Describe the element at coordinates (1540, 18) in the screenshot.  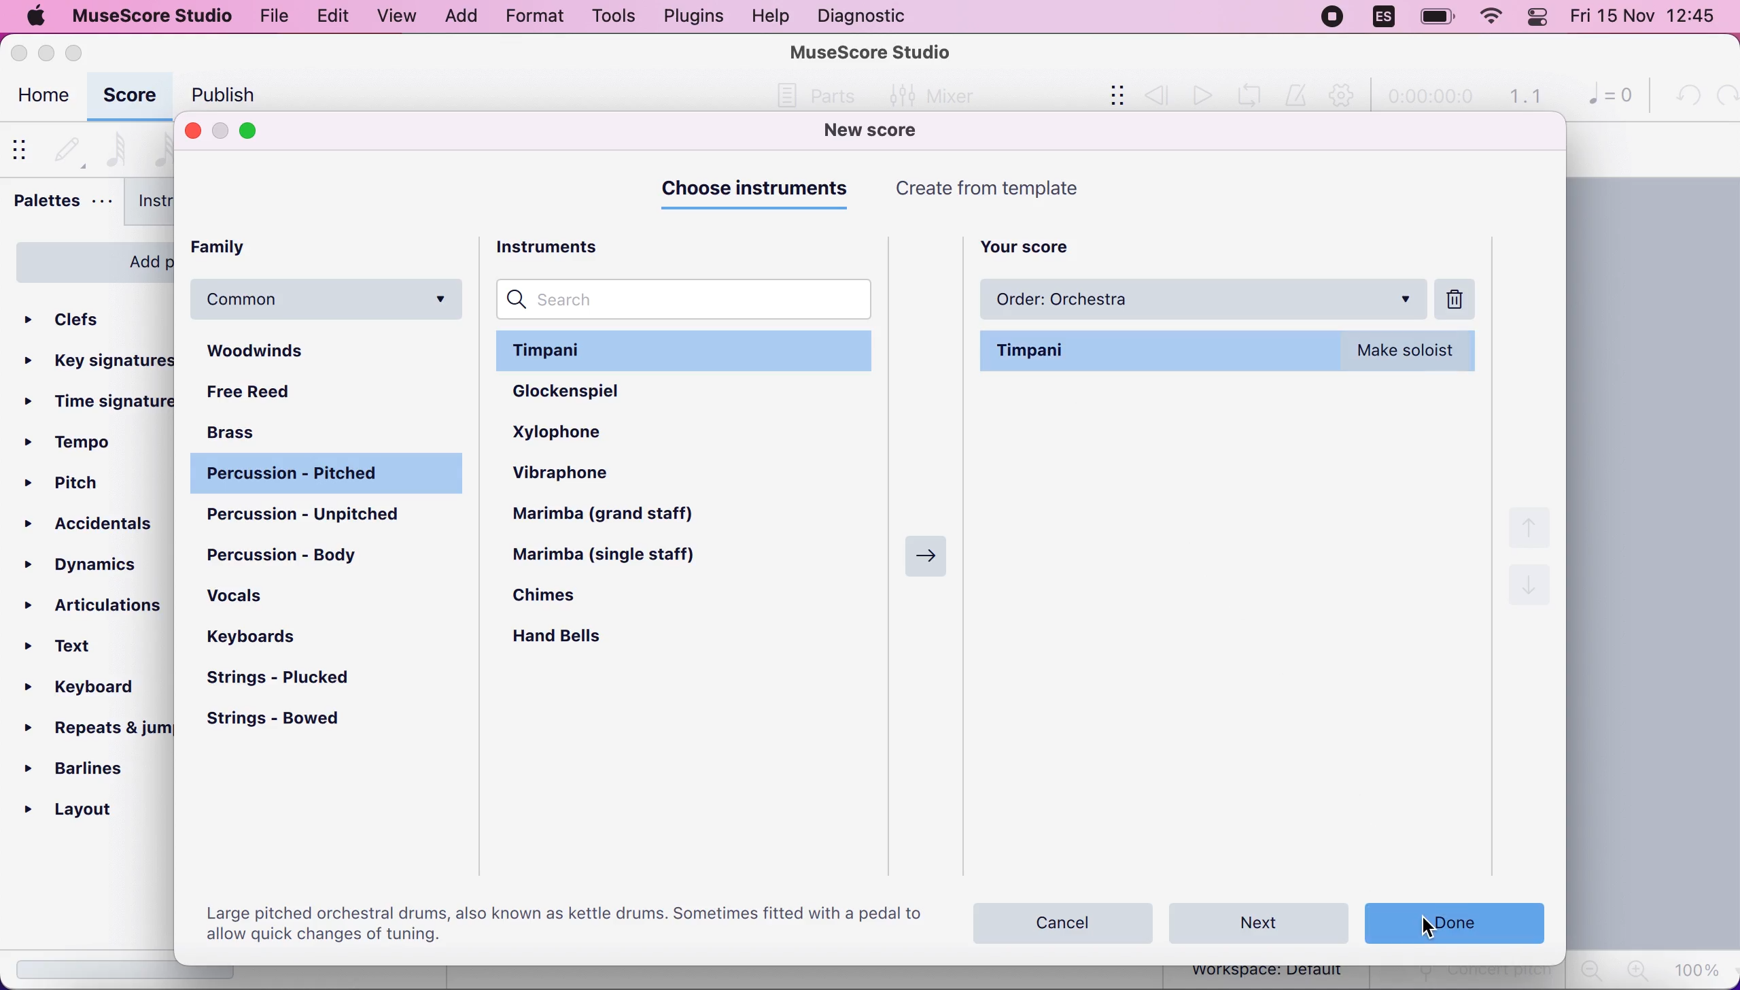
I see `panel control` at that location.